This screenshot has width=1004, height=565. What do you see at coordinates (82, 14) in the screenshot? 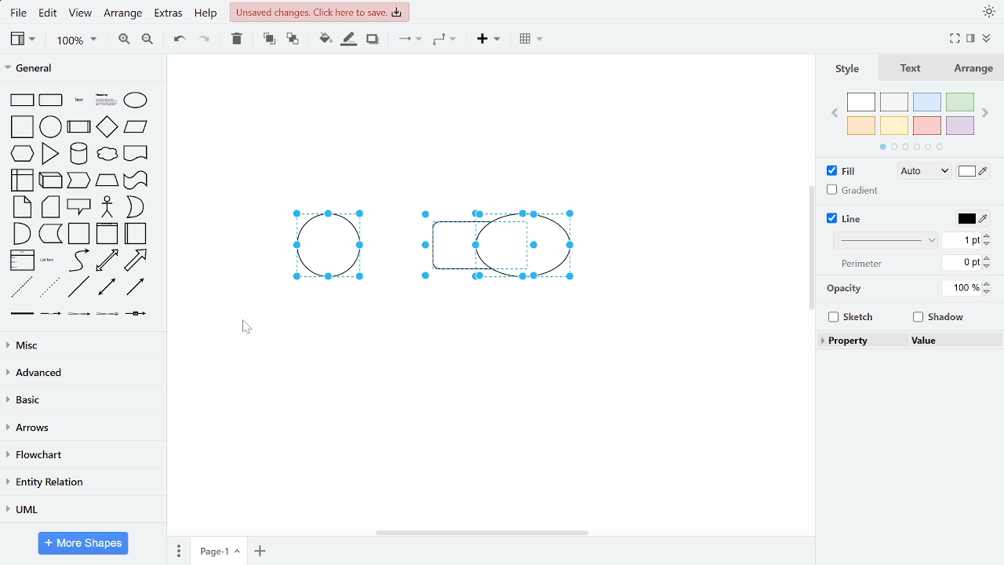
I see `view` at bounding box center [82, 14].